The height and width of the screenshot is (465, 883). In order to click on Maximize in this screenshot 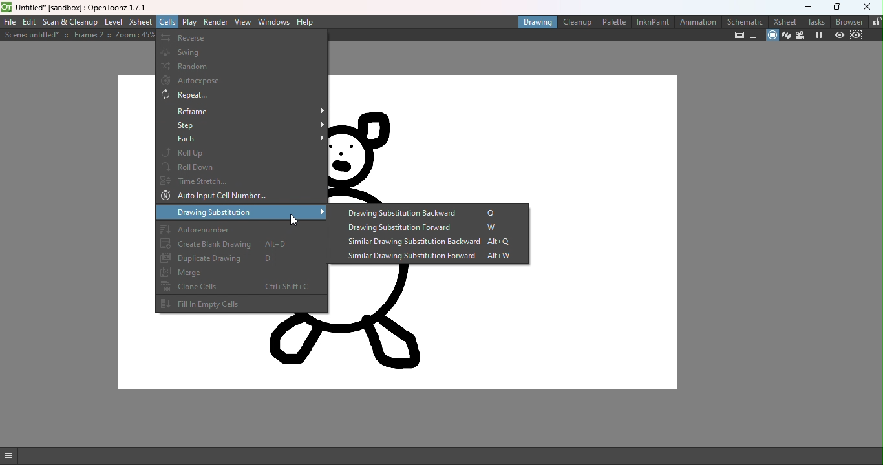, I will do `click(839, 6)`.